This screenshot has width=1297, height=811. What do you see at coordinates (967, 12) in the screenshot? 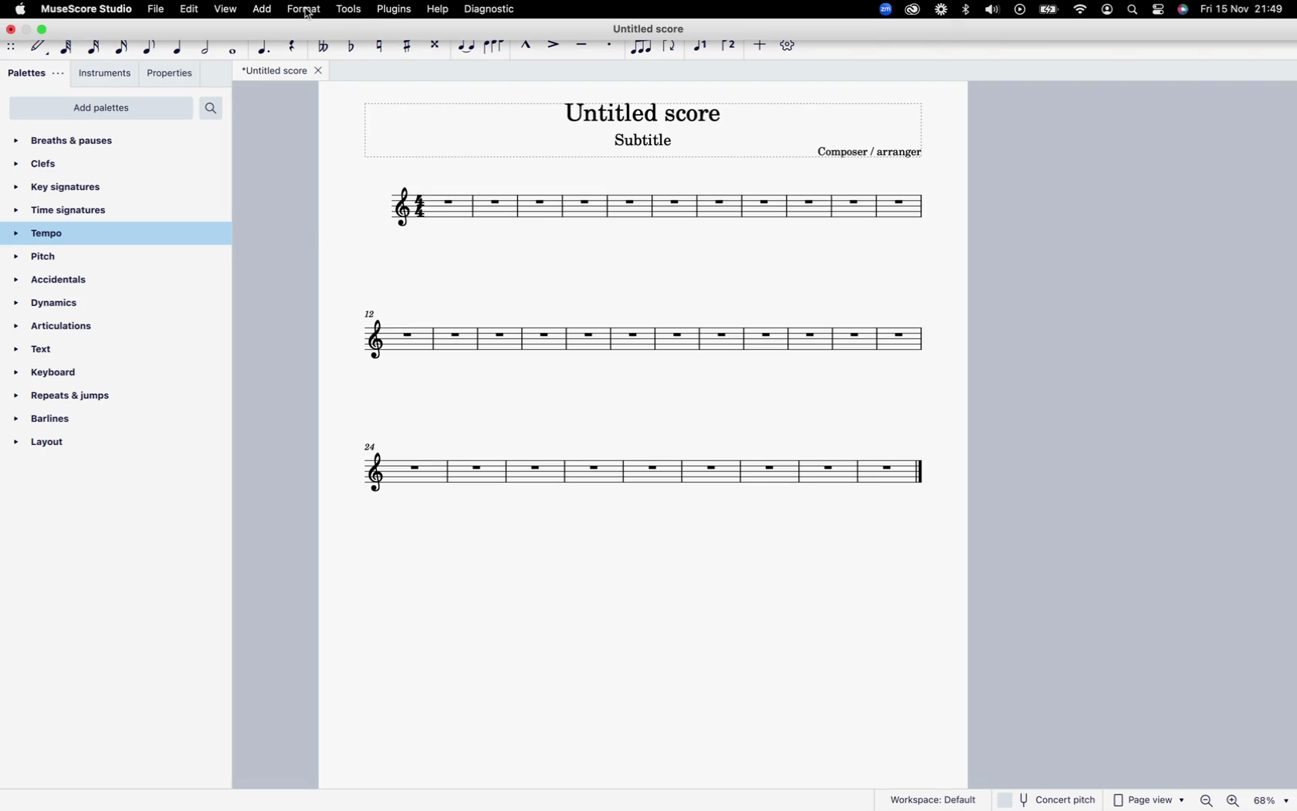
I see `bluetooth` at bounding box center [967, 12].